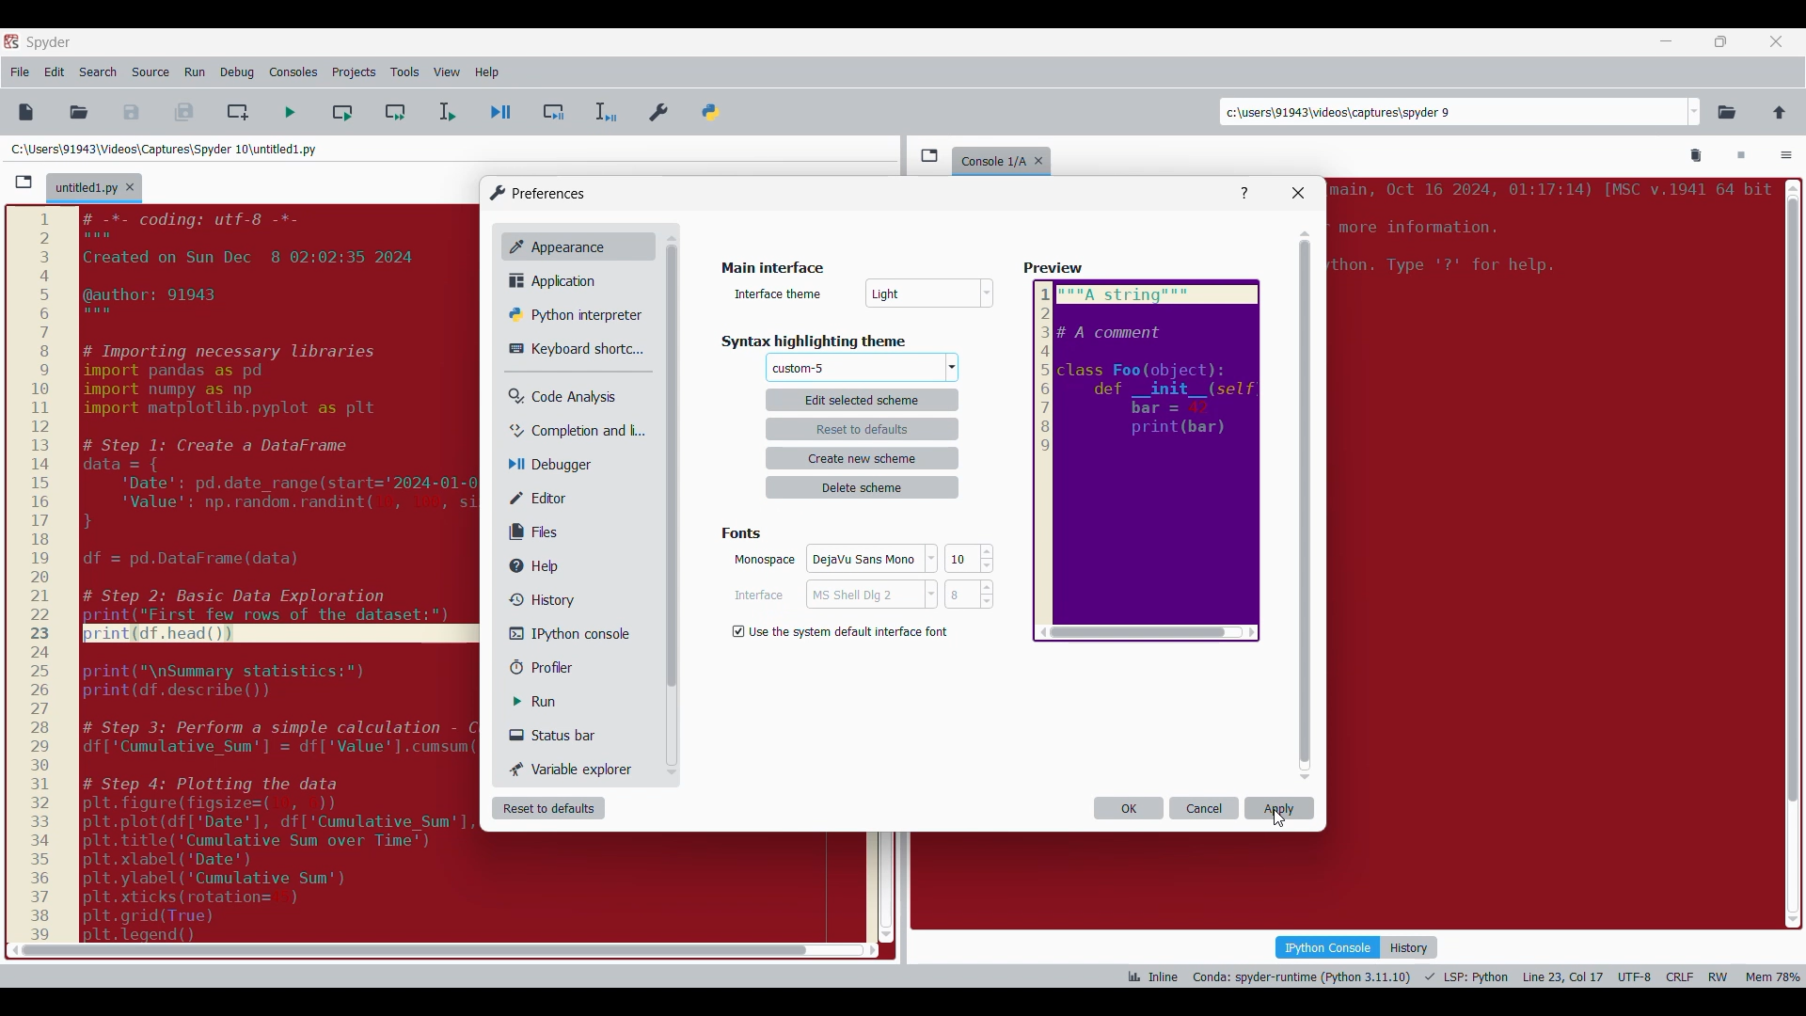  I want to click on Show in smaller tab, so click(1720, 41).